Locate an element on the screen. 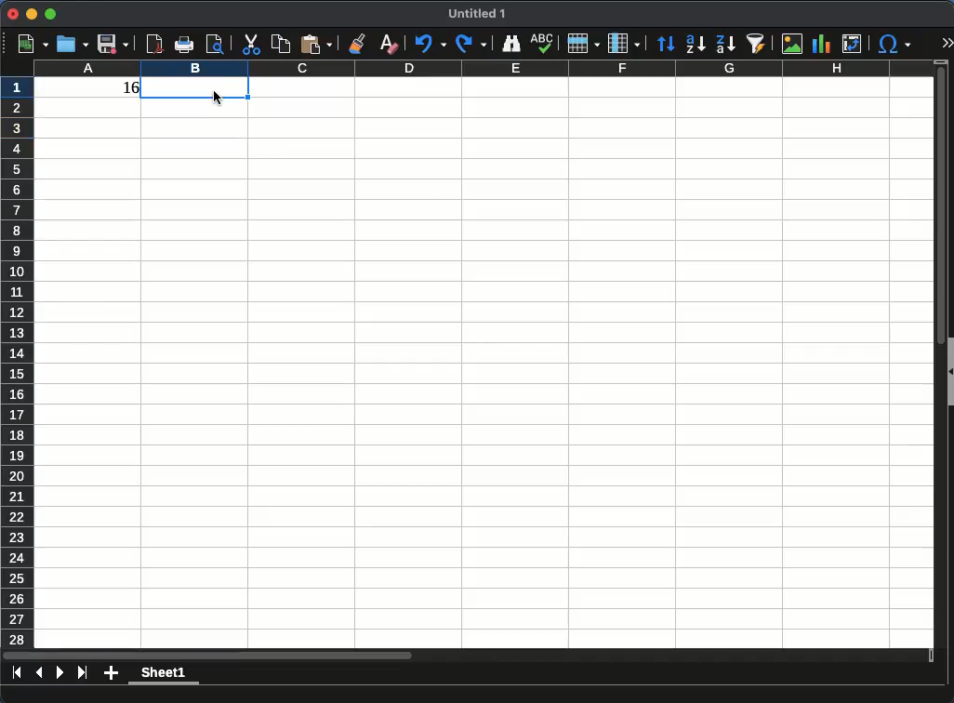 The width and height of the screenshot is (954, 703). print is located at coordinates (184, 46).